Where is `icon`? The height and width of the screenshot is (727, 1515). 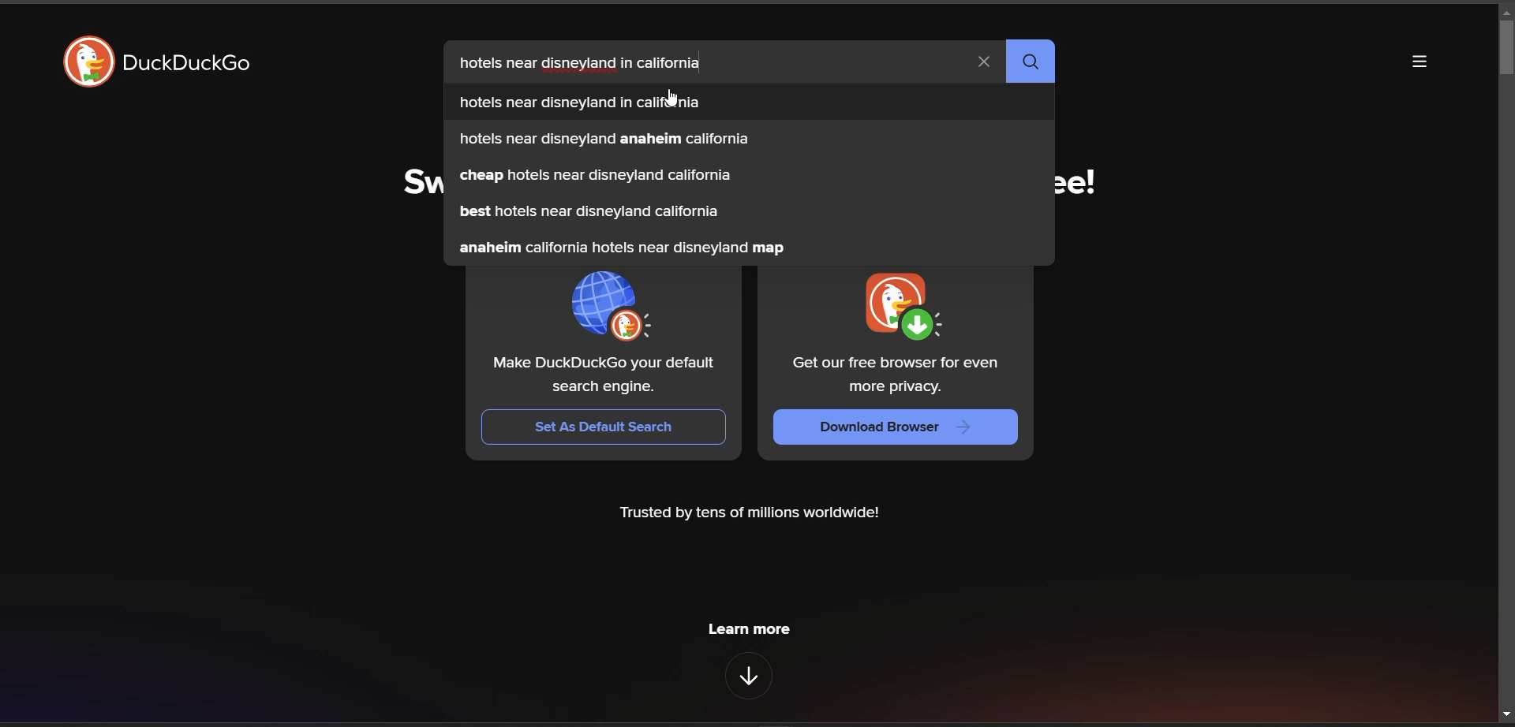 icon is located at coordinates (617, 306).